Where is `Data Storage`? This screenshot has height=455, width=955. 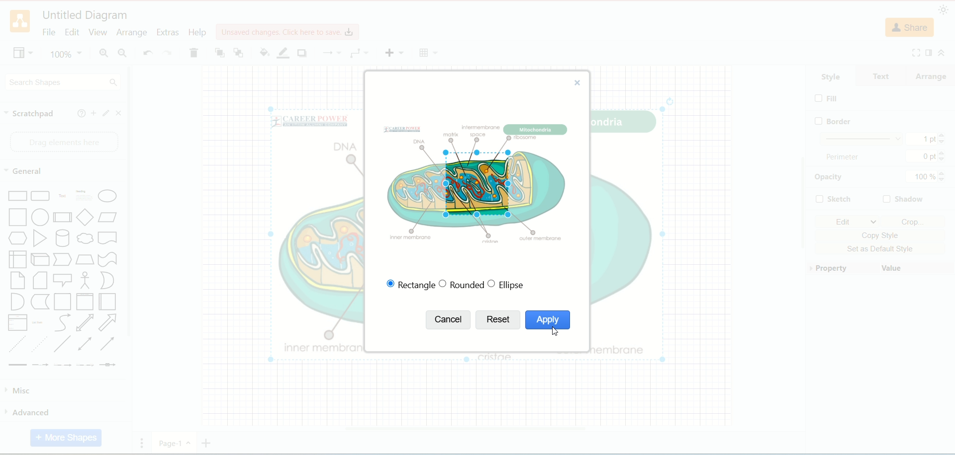 Data Storage is located at coordinates (40, 303).